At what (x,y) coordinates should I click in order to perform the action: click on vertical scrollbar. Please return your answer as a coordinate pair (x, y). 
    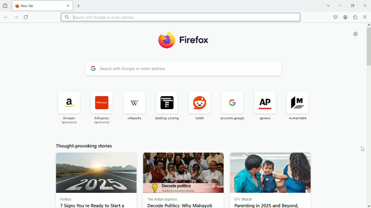
    Looking at the image, I should click on (369, 45).